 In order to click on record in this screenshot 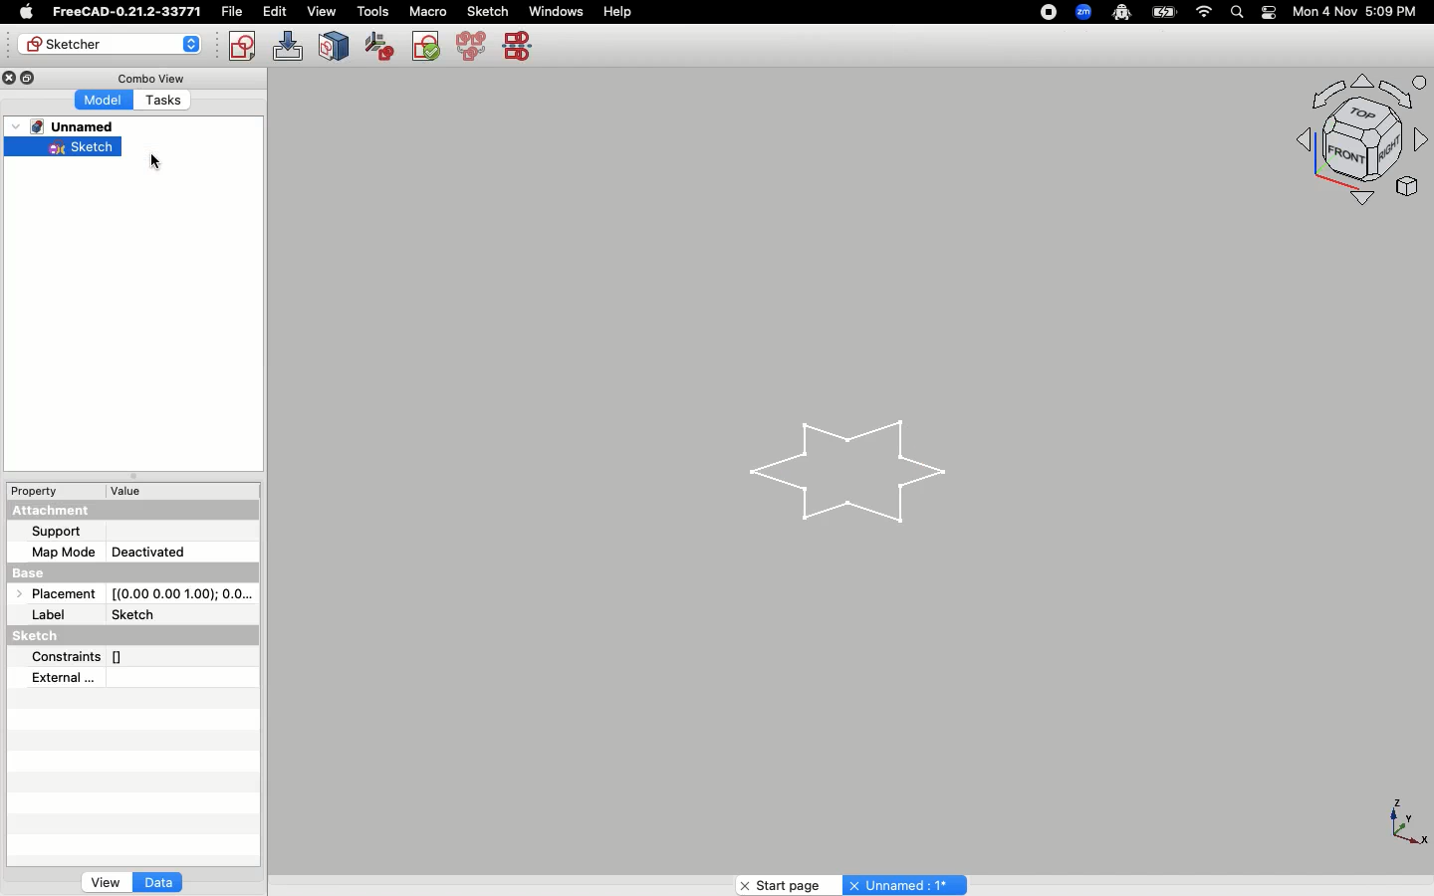, I will do `click(1043, 15)`.